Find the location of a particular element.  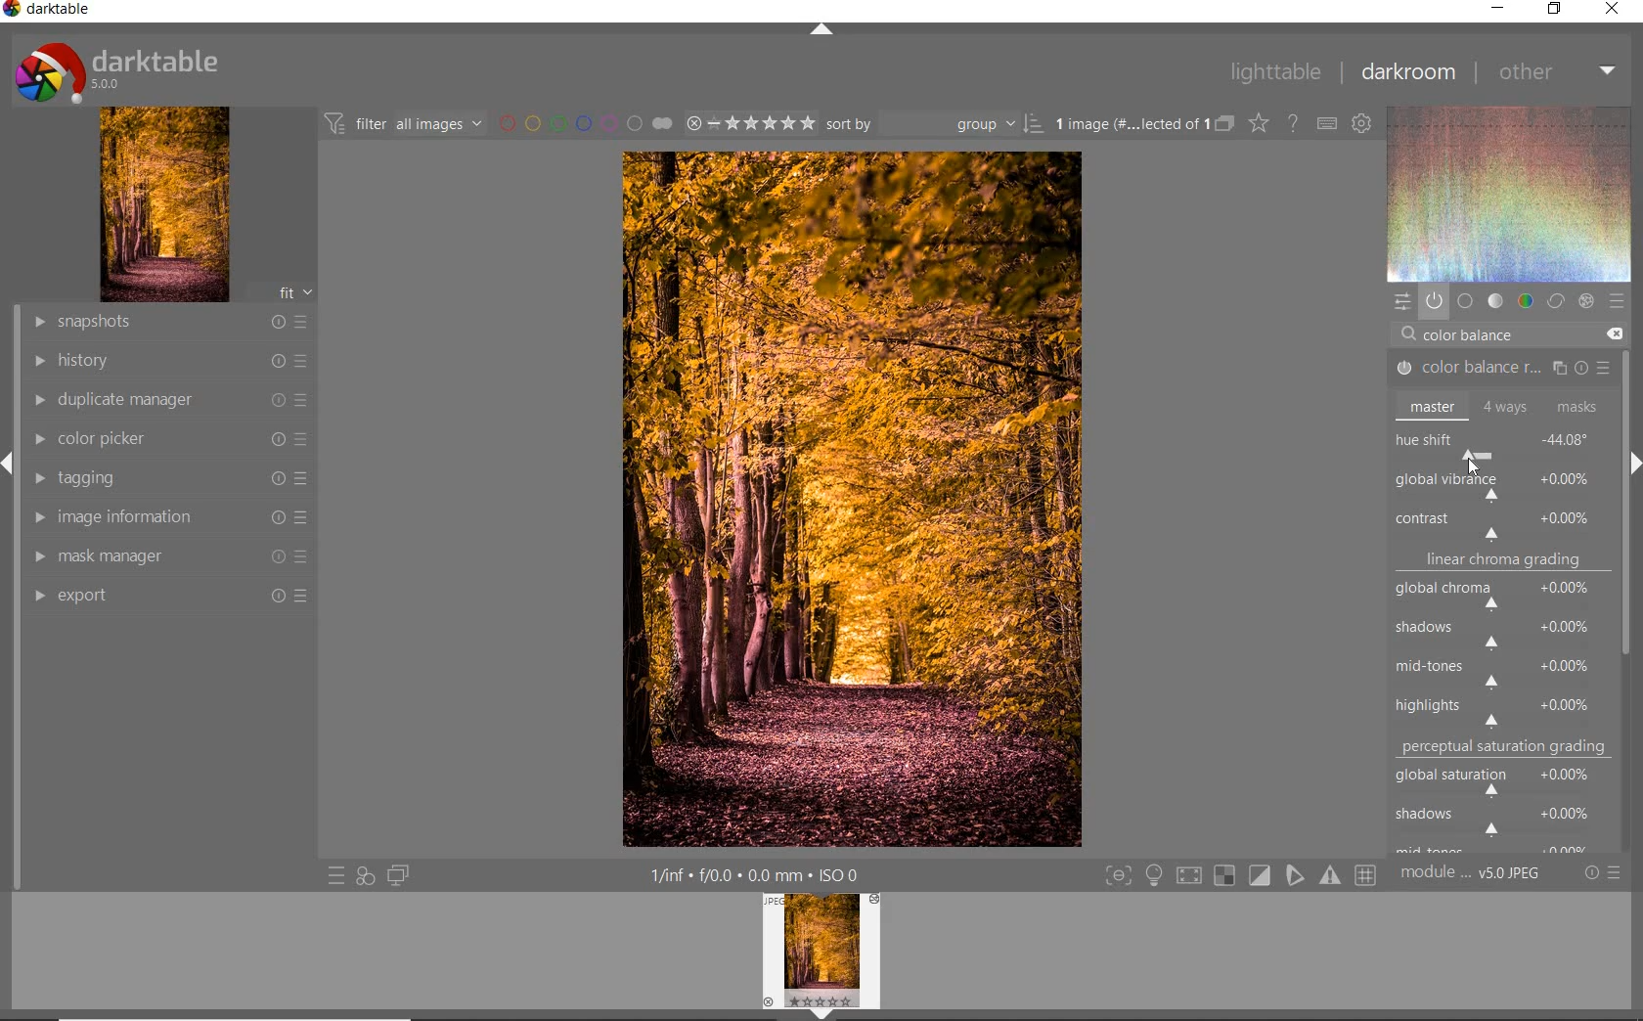

mid-tones is located at coordinates (1498, 670).